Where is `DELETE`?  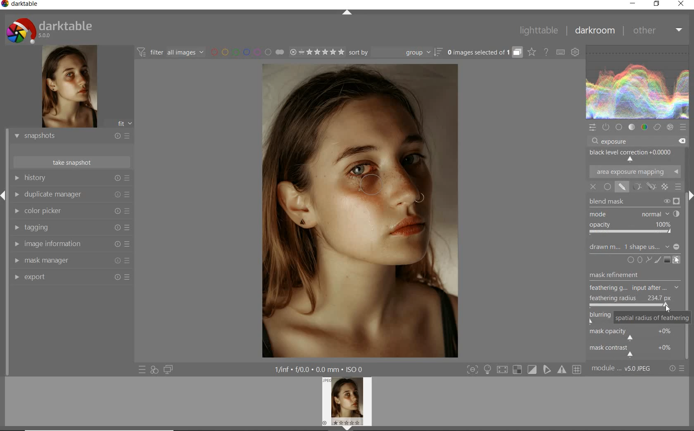
DELETE is located at coordinates (681, 140).